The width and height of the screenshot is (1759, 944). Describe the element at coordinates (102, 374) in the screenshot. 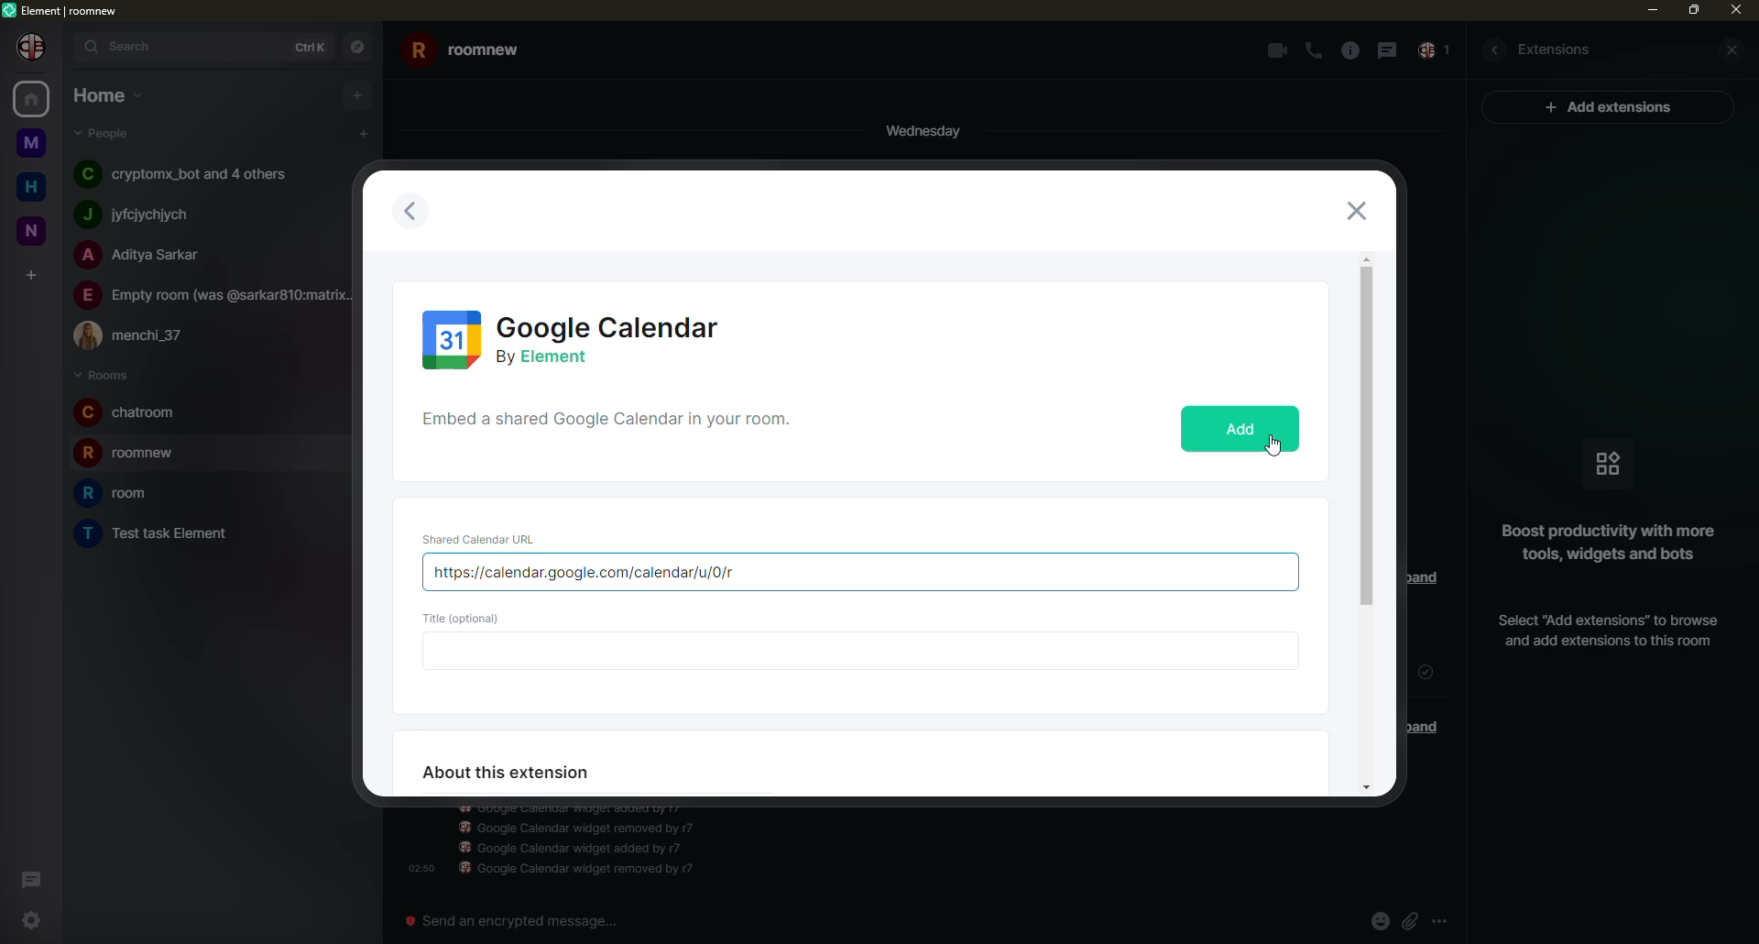

I see `rooms` at that location.